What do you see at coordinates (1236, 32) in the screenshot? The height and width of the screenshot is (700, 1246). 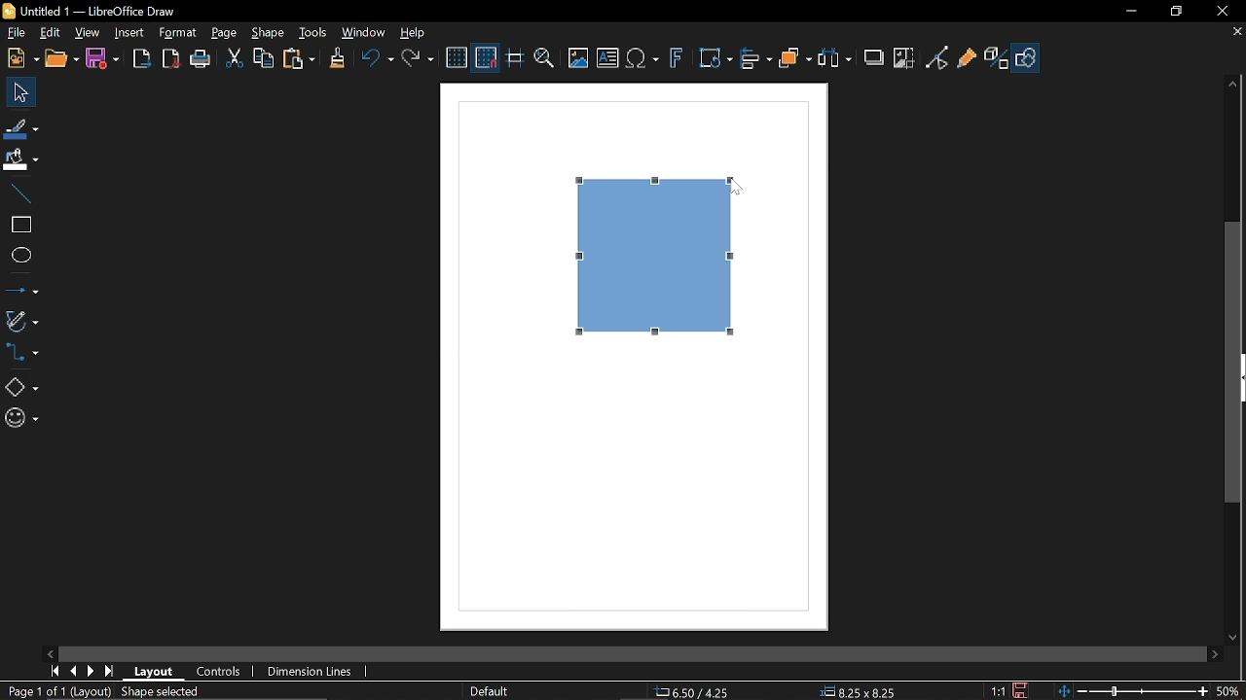 I see `Close current tab` at bounding box center [1236, 32].